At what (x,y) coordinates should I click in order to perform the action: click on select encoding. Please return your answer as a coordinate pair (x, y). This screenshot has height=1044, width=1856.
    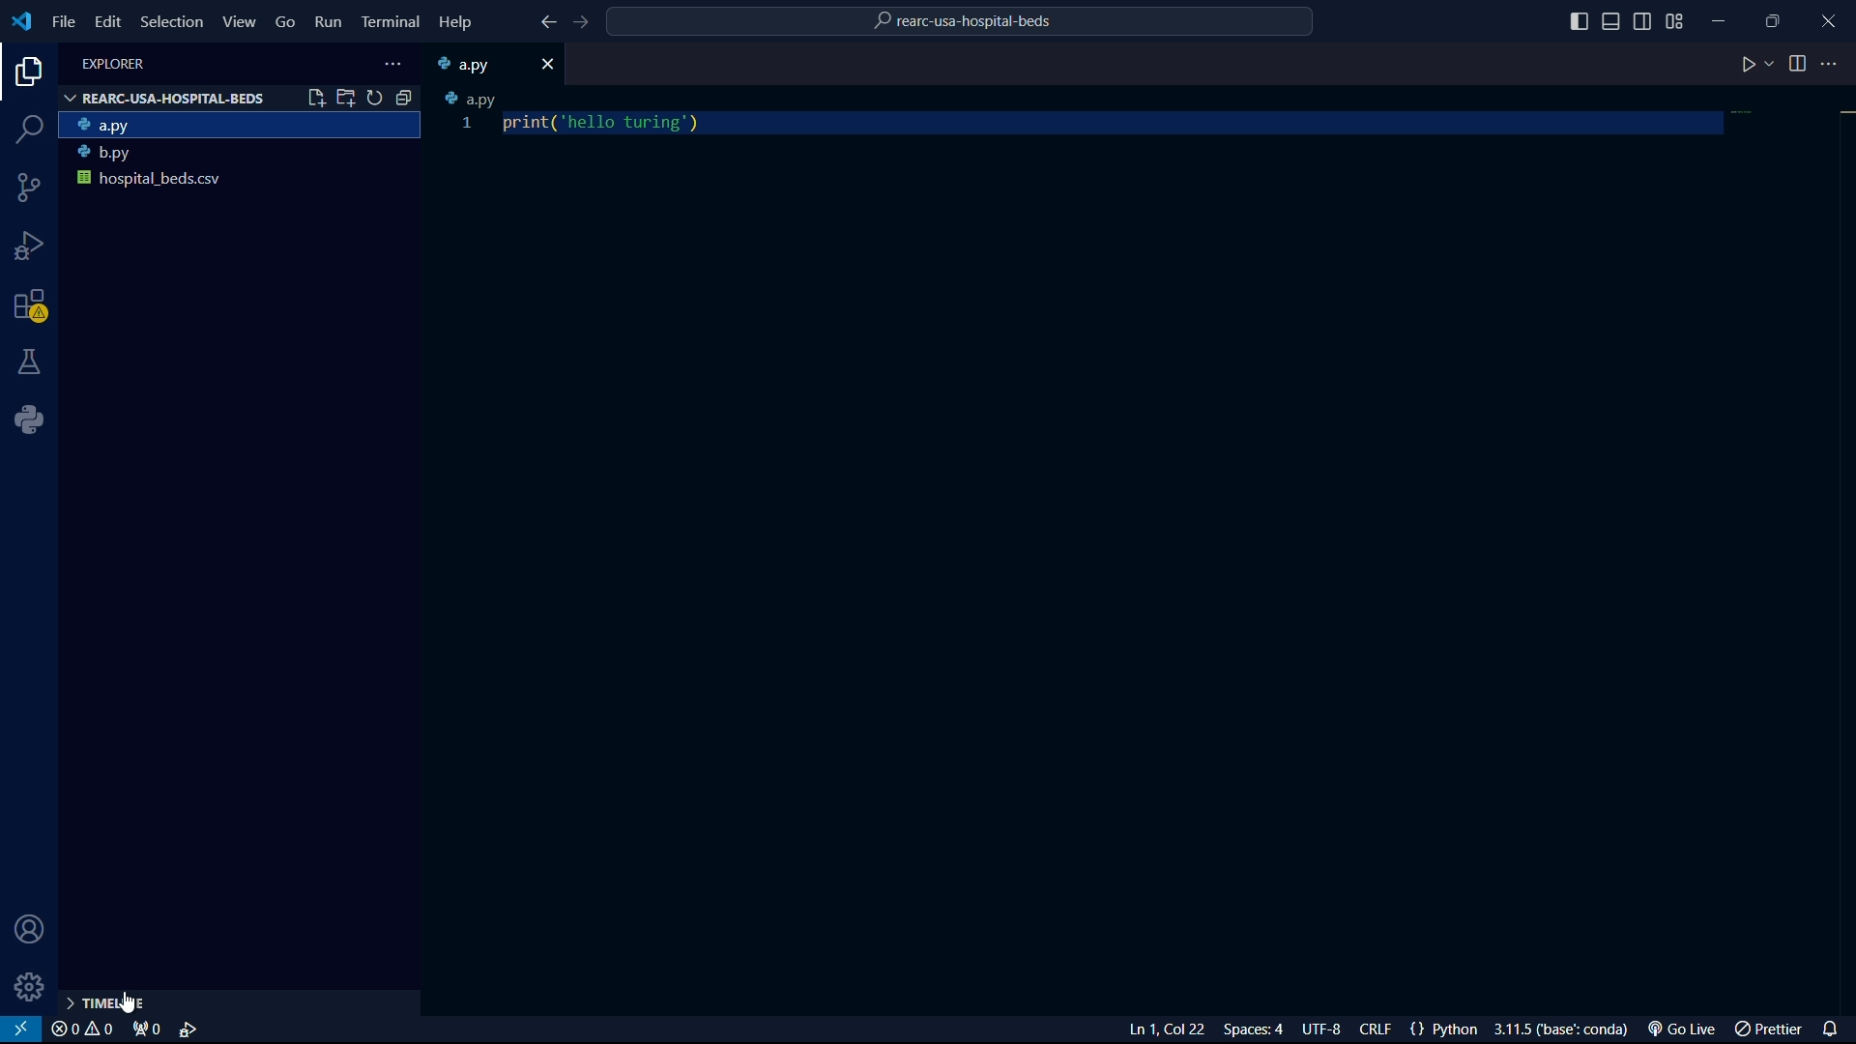
    Looking at the image, I should click on (1319, 1029).